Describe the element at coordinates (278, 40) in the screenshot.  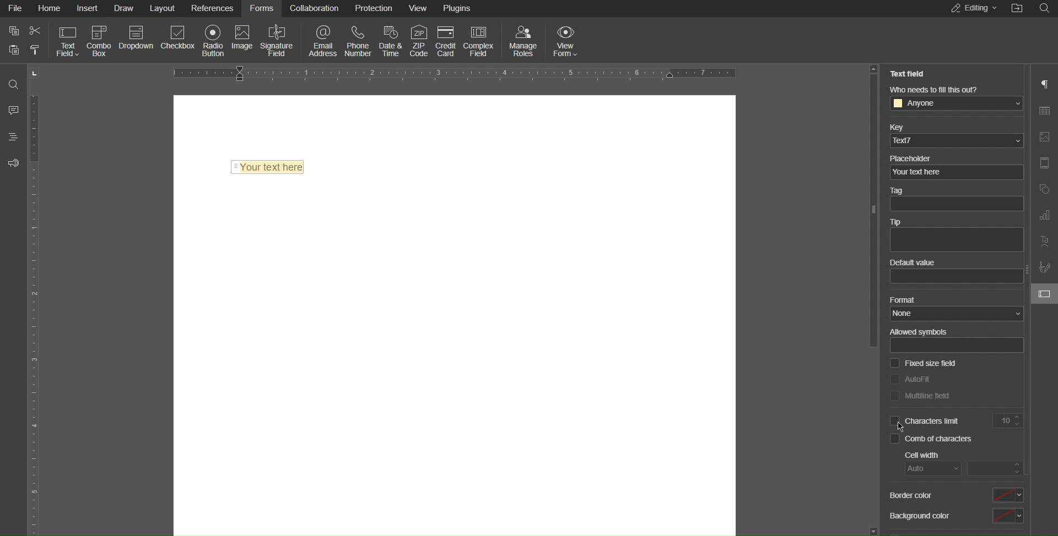
I see `Signature Field` at that location.